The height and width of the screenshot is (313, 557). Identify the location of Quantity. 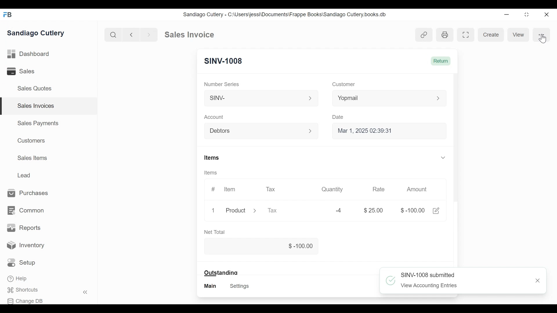
(333, 190).